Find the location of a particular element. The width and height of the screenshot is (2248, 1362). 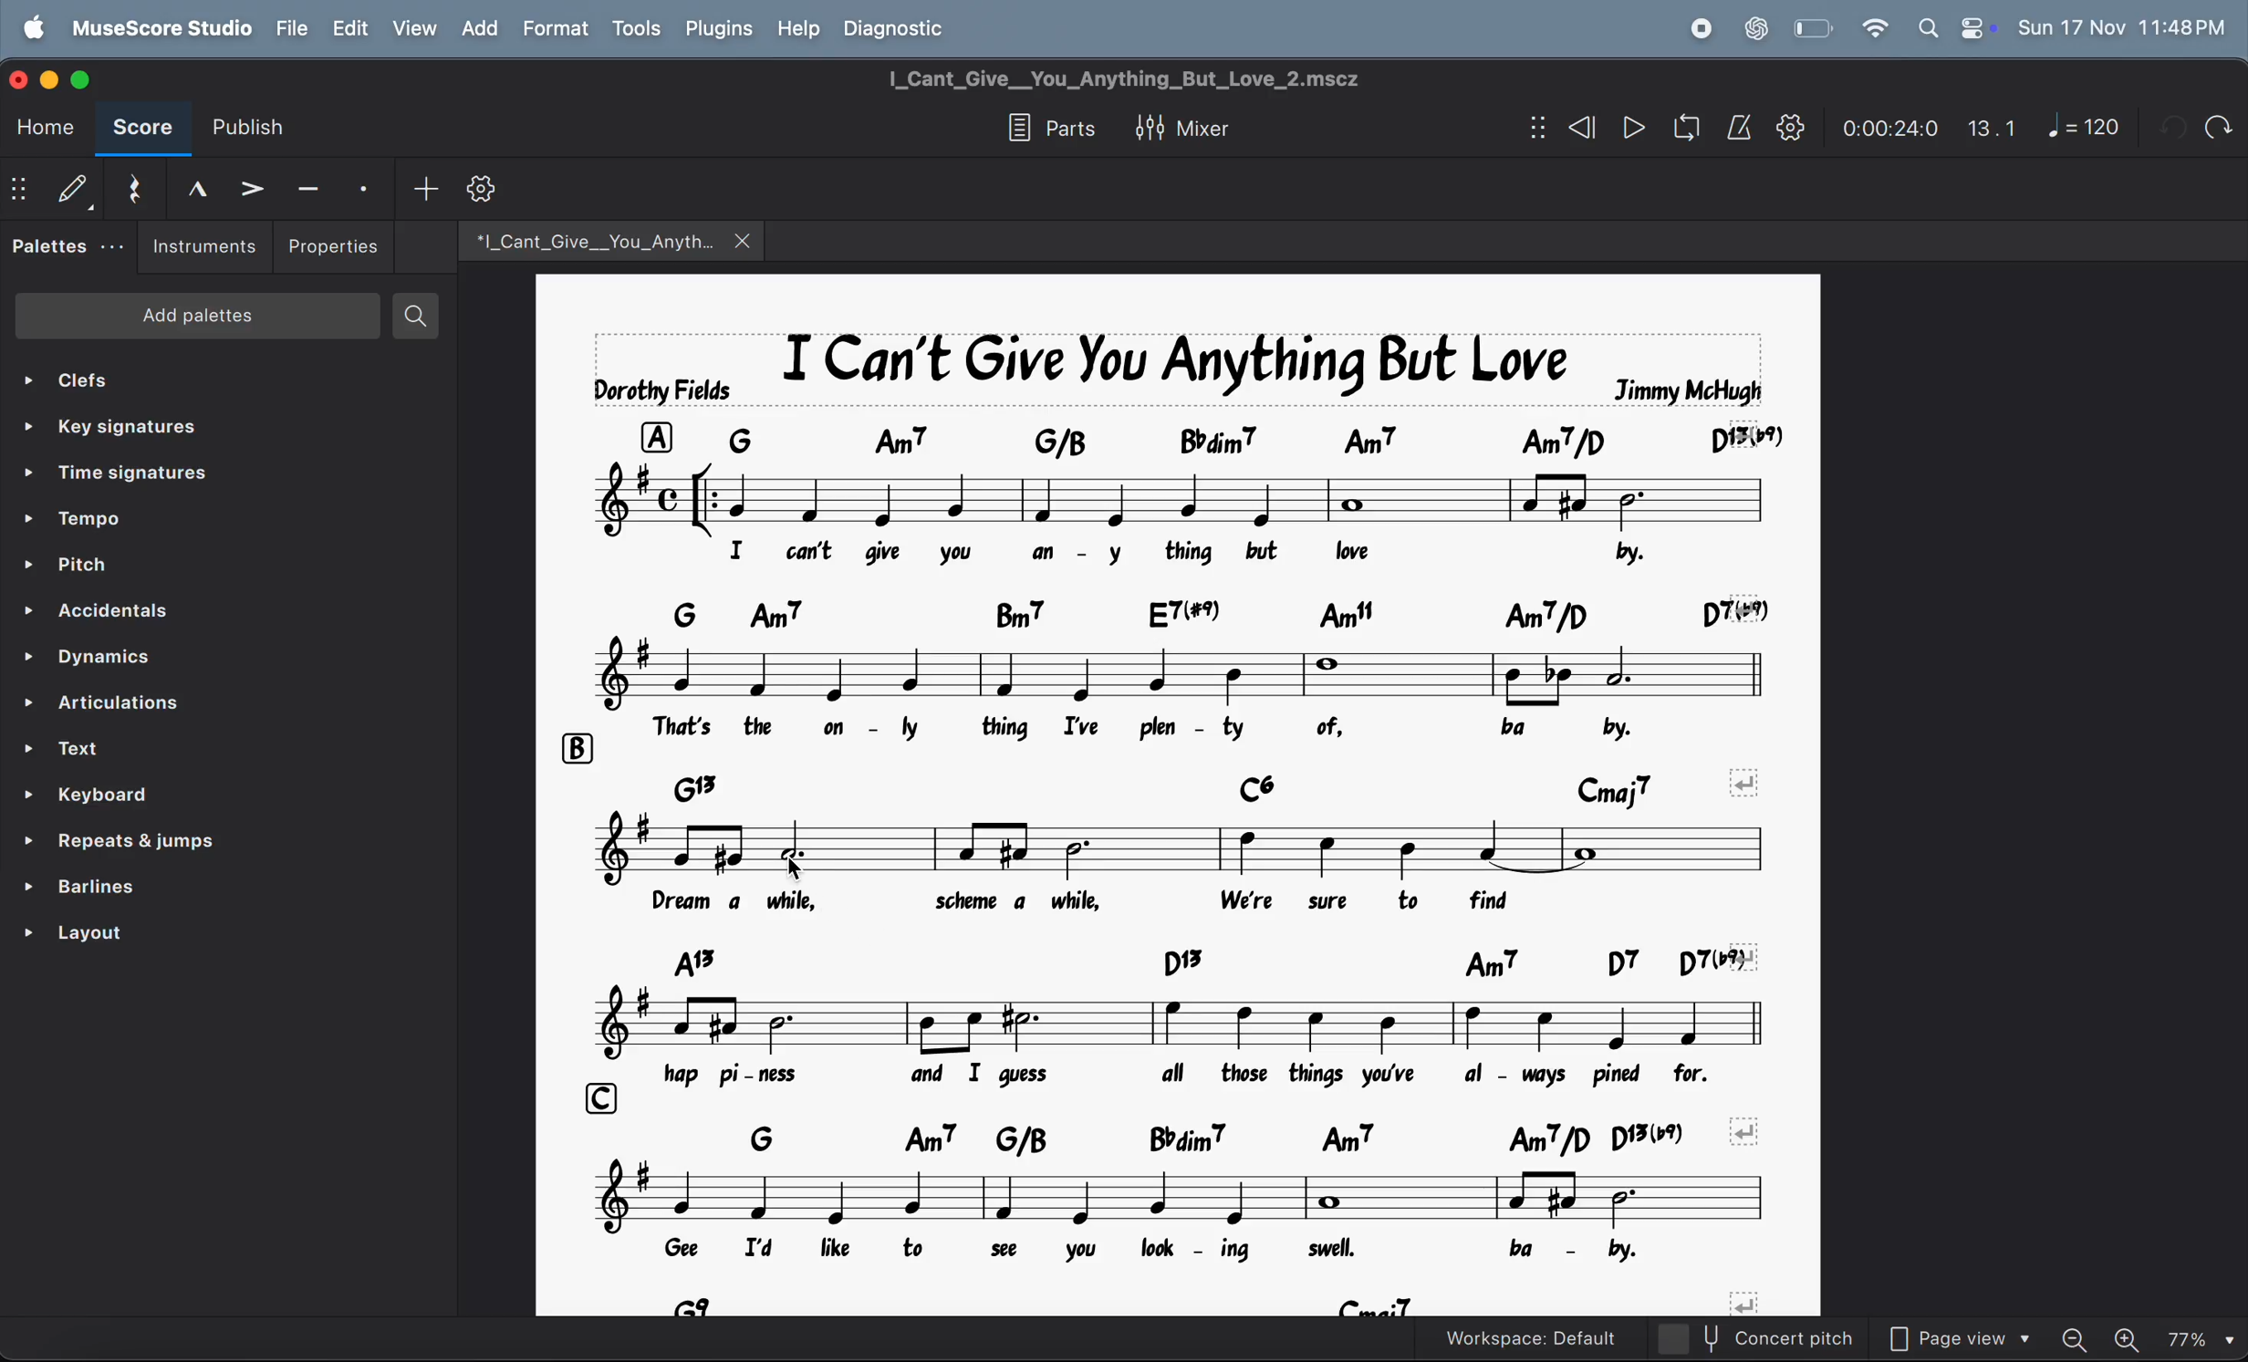

lyrics is located at coordinates (1175, 553).